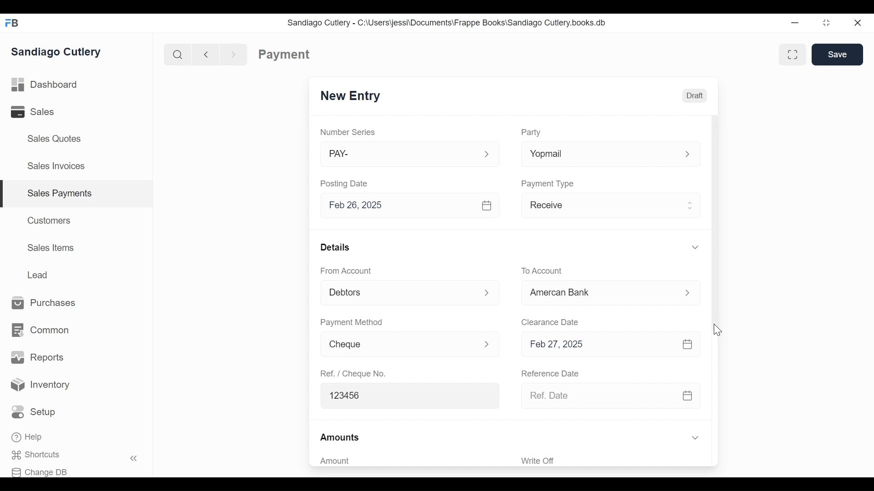  I want to click on Amounts, so click(340, 438).